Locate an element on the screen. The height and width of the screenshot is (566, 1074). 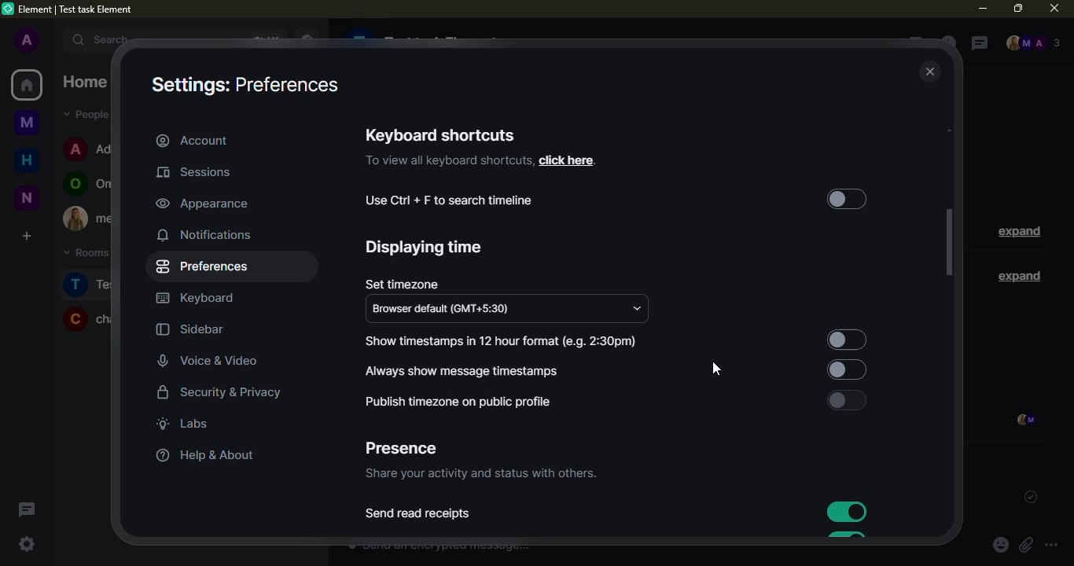
attach is located at coordinates (1025, 546).